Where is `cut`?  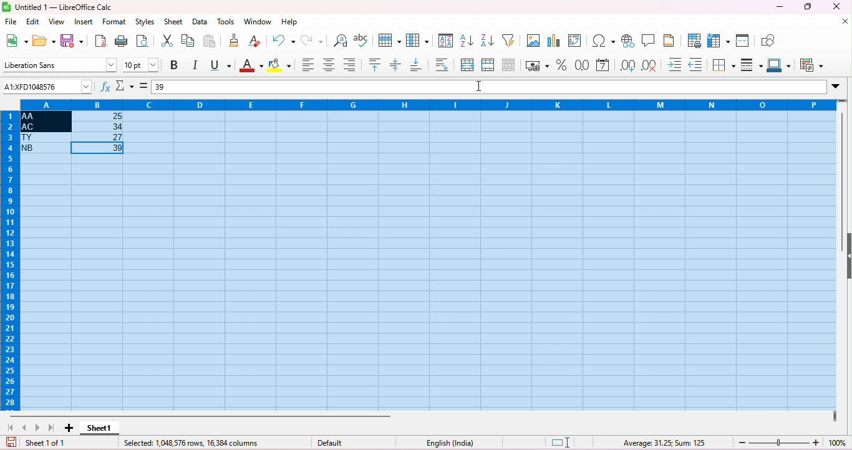 cut is located at coordinates (168, 40).